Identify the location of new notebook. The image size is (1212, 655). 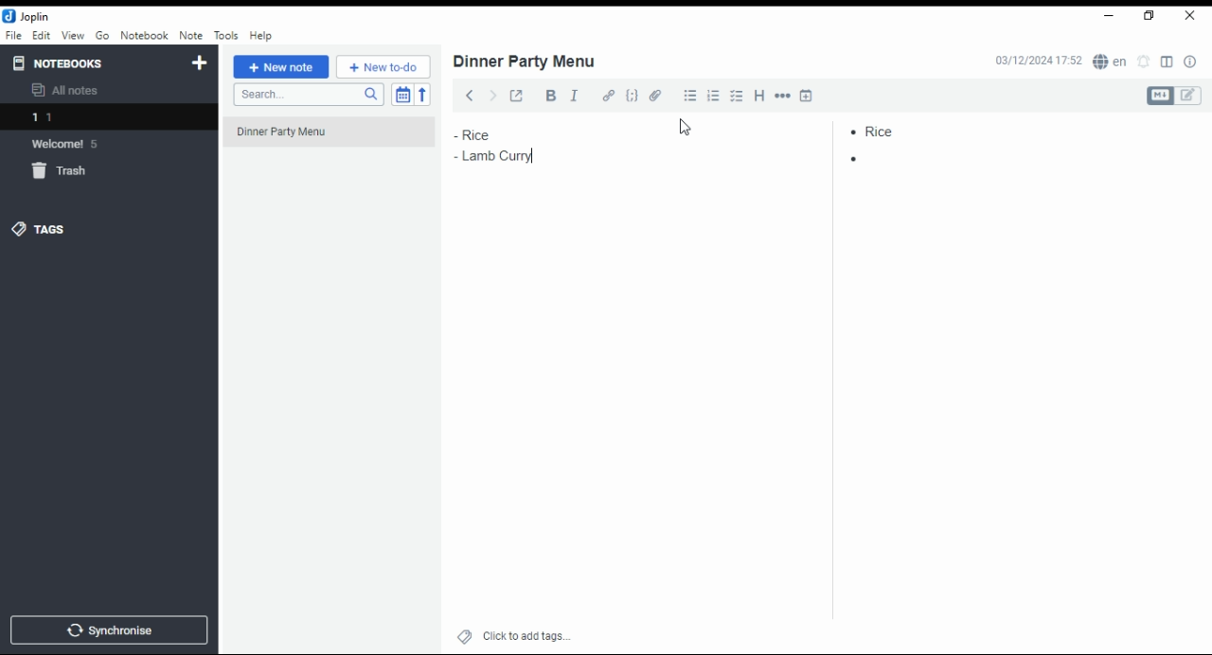
(200, 63).